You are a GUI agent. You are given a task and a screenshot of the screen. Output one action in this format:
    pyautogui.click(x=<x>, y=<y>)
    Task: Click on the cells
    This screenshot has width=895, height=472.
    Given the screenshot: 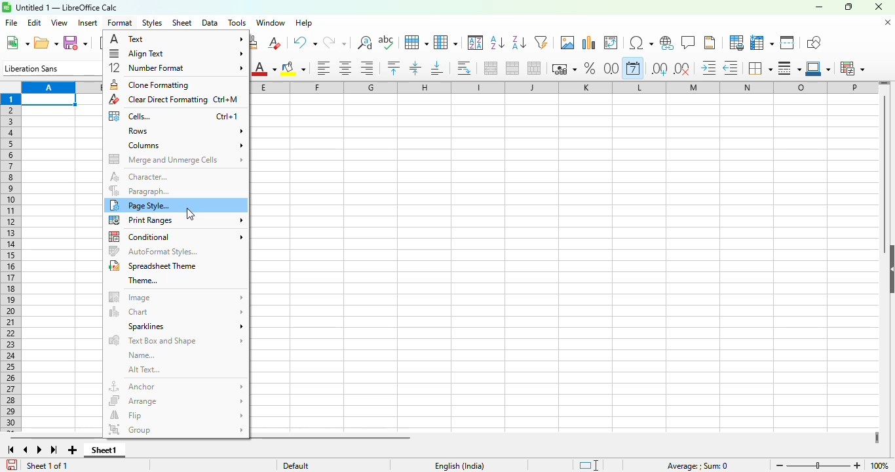 What is the action you would take?
    pyautogui.click(x=174, y=116)
    